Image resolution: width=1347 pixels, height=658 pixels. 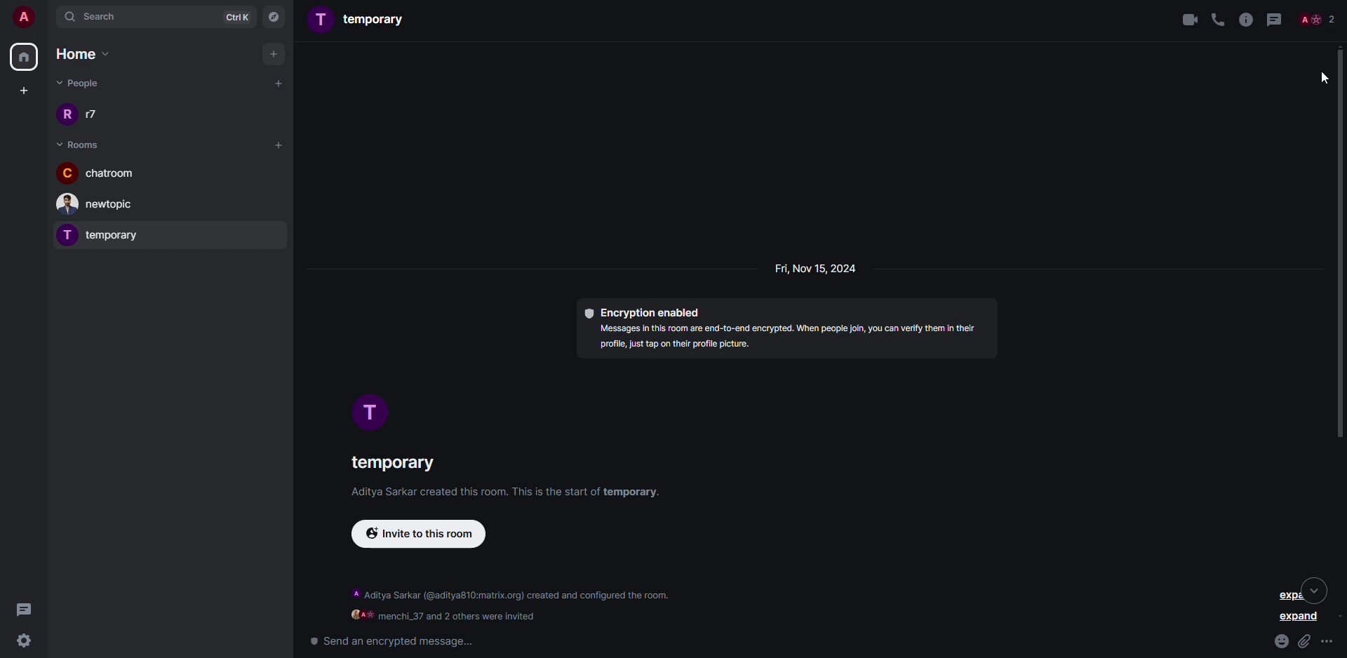 I want to click on threads, so click(x=1275, y=19).